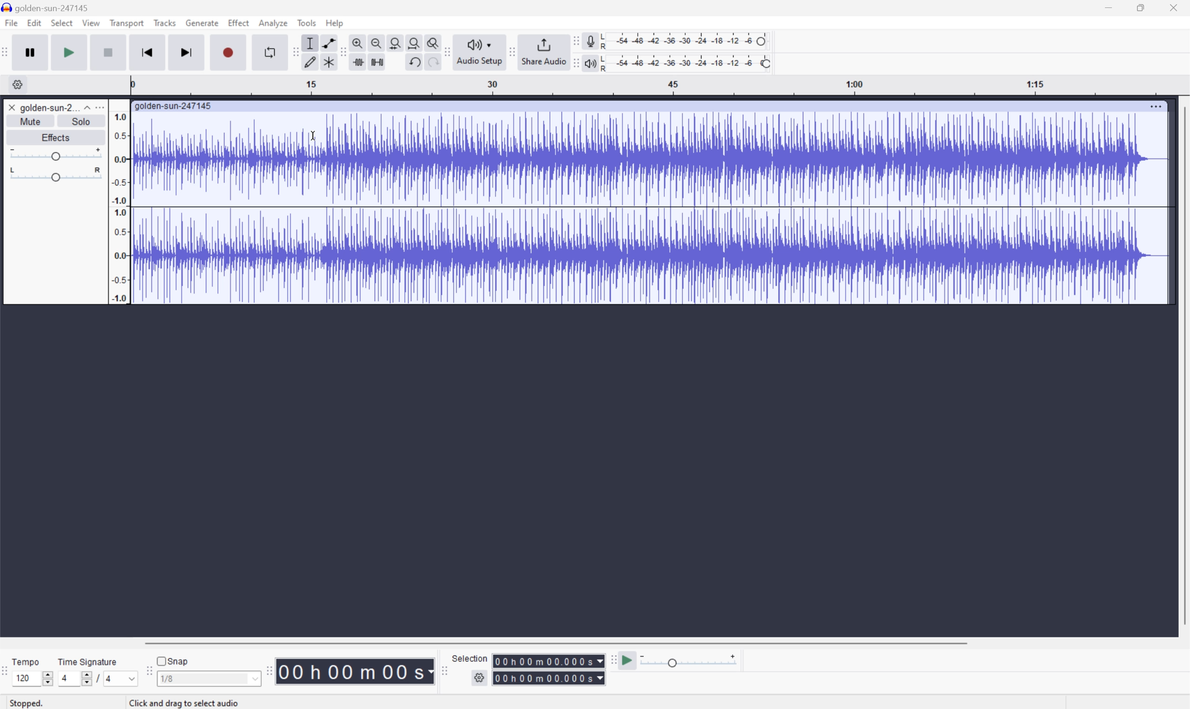 The image size is (1190, 709). I want to click on Enable looping, so click(268, 51).